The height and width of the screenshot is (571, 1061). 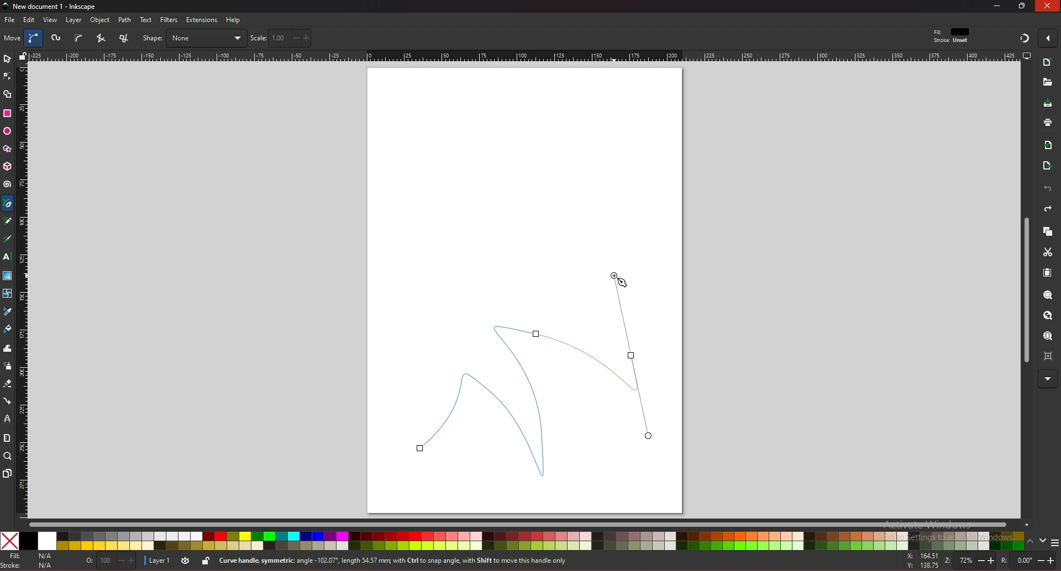 What do you see at coordinates (1048, 104) in the screenshot?
I see `save` at bounding box center [1048, 104].